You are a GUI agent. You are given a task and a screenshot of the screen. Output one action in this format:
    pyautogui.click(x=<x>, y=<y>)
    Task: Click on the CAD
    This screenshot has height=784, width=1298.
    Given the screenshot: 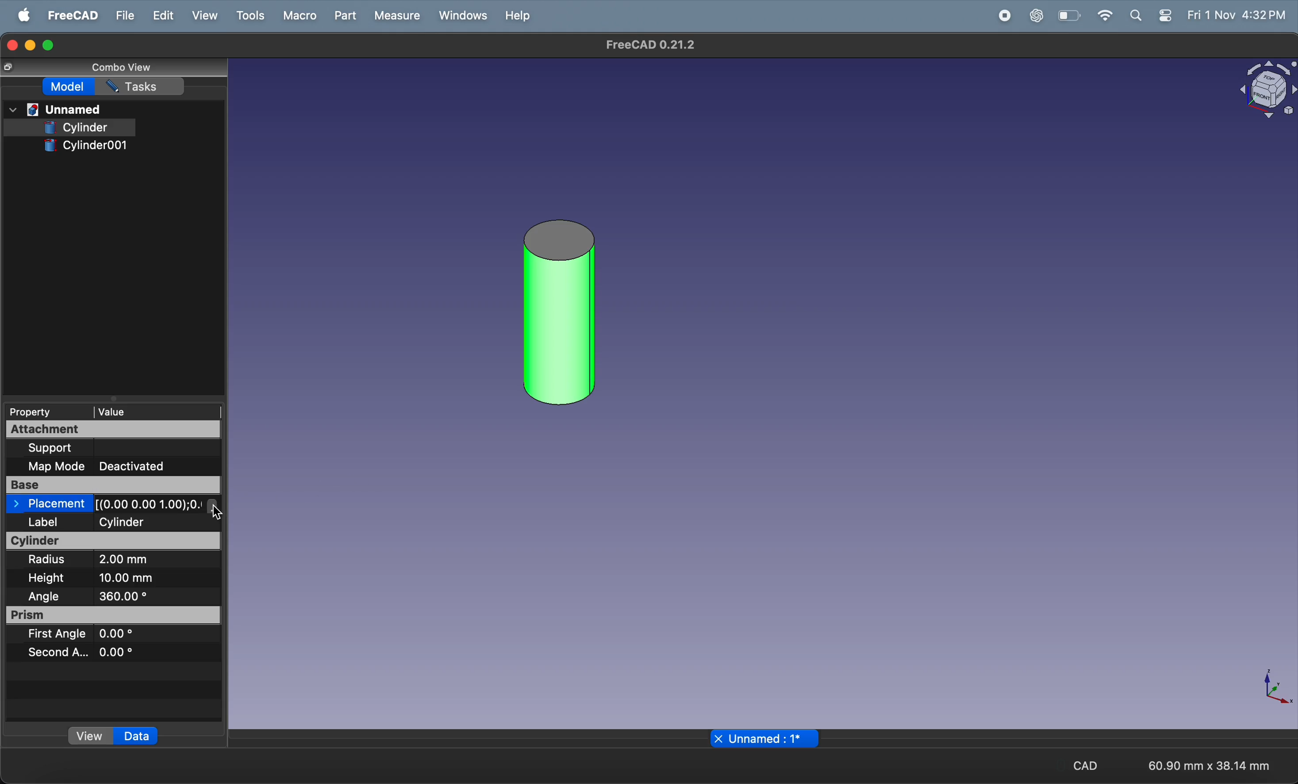 What is the action you would take?
    pyautogui.click(x=1078, y=765)
    